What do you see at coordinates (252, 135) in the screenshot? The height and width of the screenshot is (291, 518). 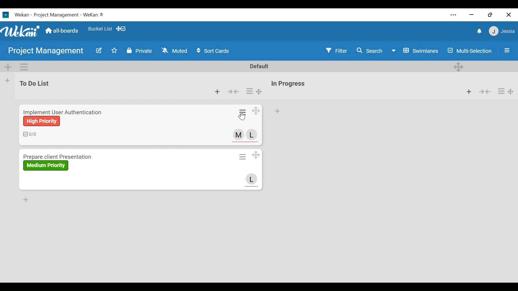 I see `Member` at bounding box center [252, 135].